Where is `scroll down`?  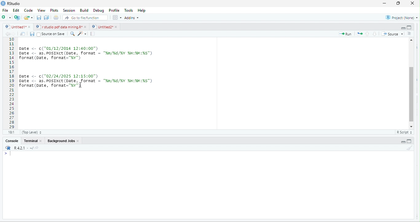
scroll down is located at coordinates (411, 126).